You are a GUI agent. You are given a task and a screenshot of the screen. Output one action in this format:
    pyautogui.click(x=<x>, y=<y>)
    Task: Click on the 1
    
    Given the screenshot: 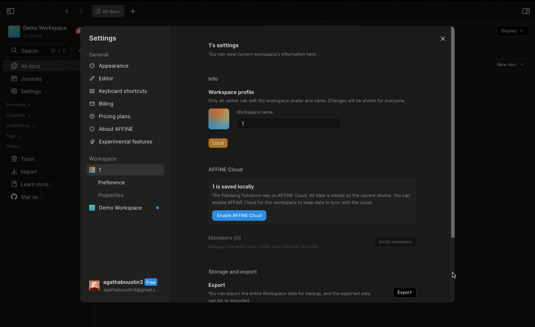 What is the action you would take?
    pyautogui.click(x=289, y=124)
    